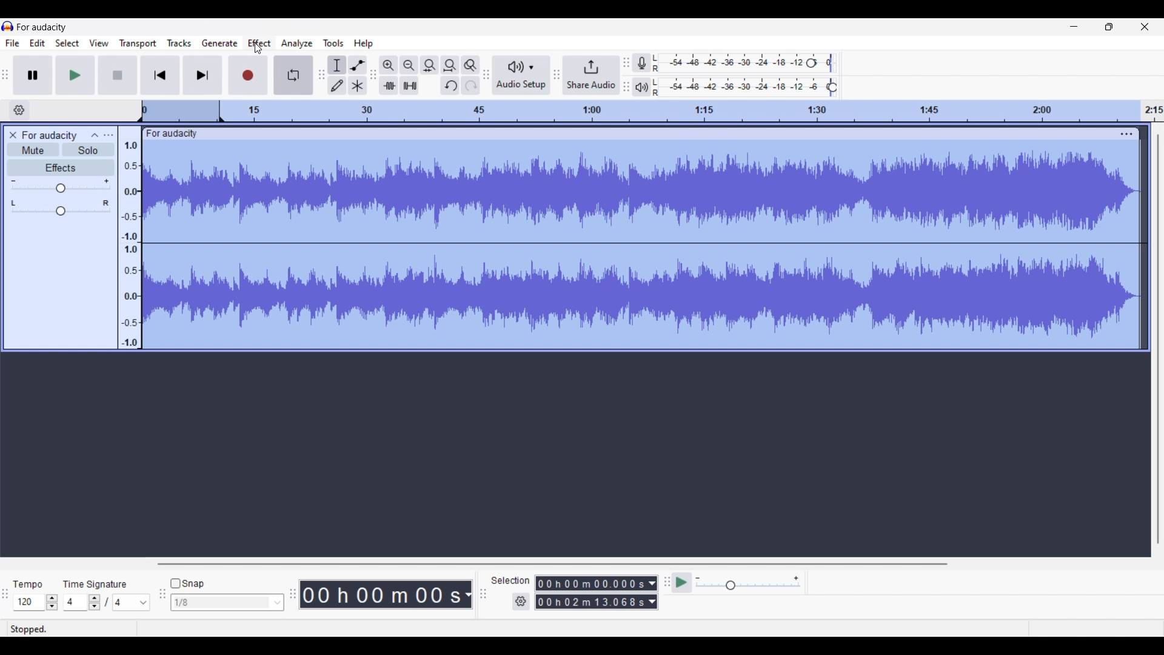 This screenshot has width=1164, height=655. What do you see at coordinates (258, 49) in the screenshot?
I see `Cursor clicking on Effect menu` at bounding box center [258, 49].